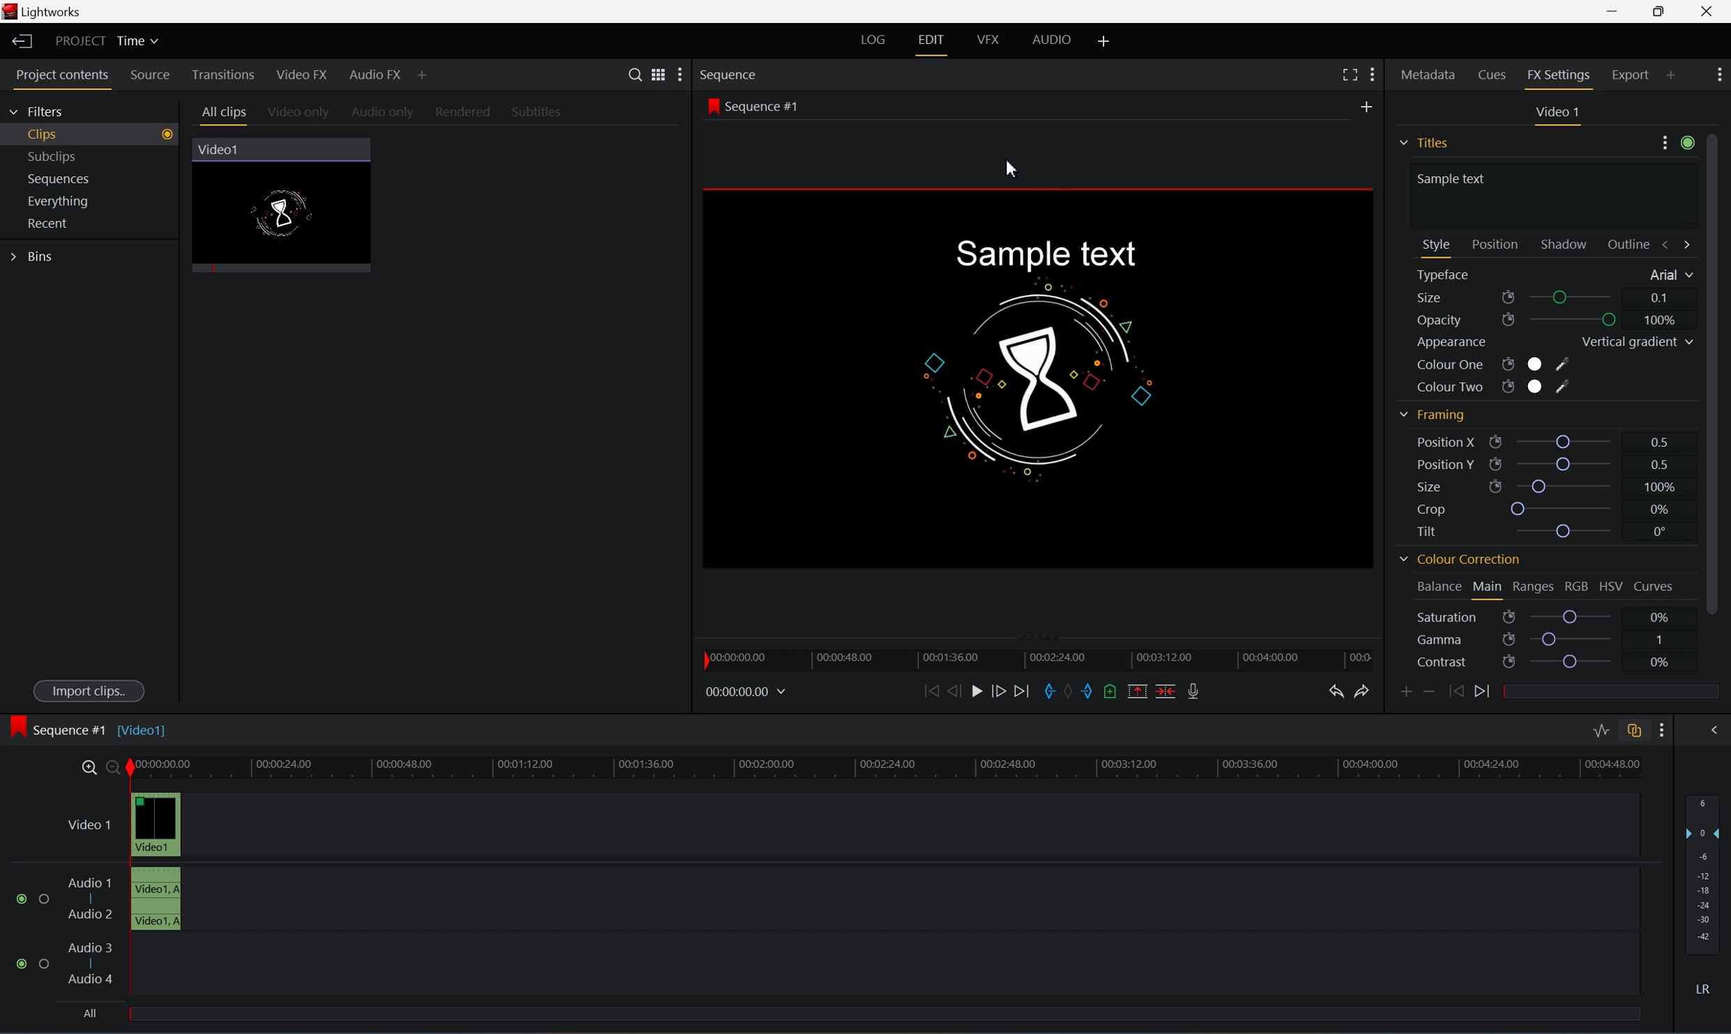 This screenshot has height=1034, width=1731. I want to click on appearance, so click(1453, 344).